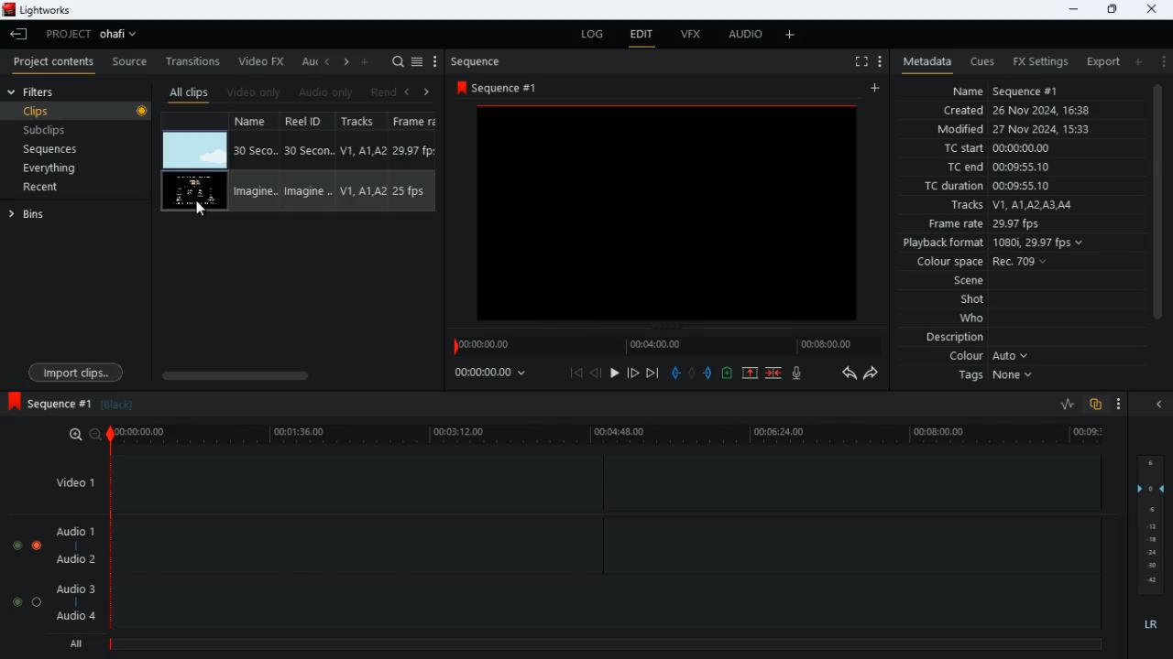  Describe the element at coordinates (749, 373) in the screenshot. I see `up` at that location.